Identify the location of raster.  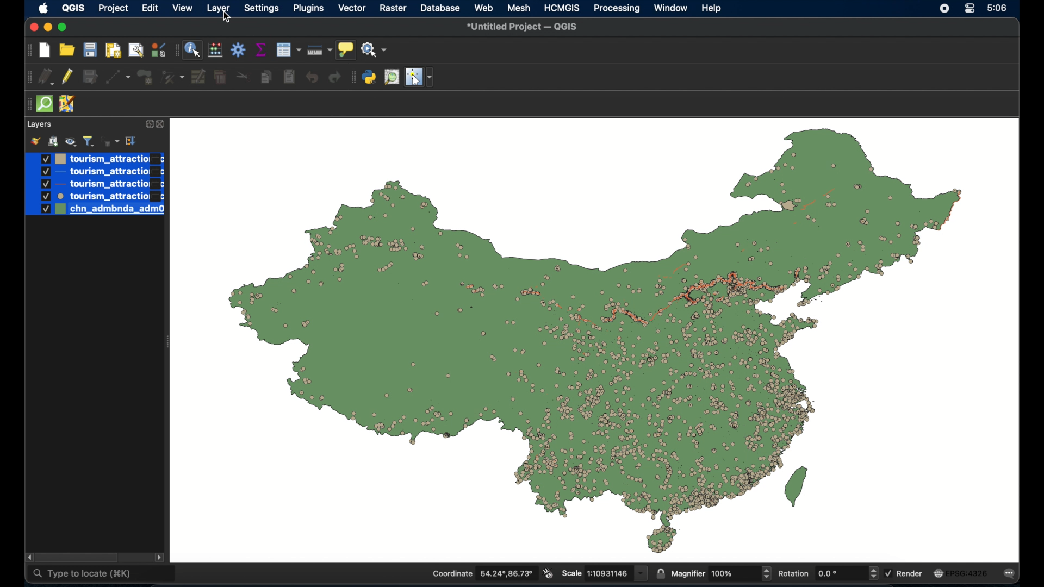
(393, 8).